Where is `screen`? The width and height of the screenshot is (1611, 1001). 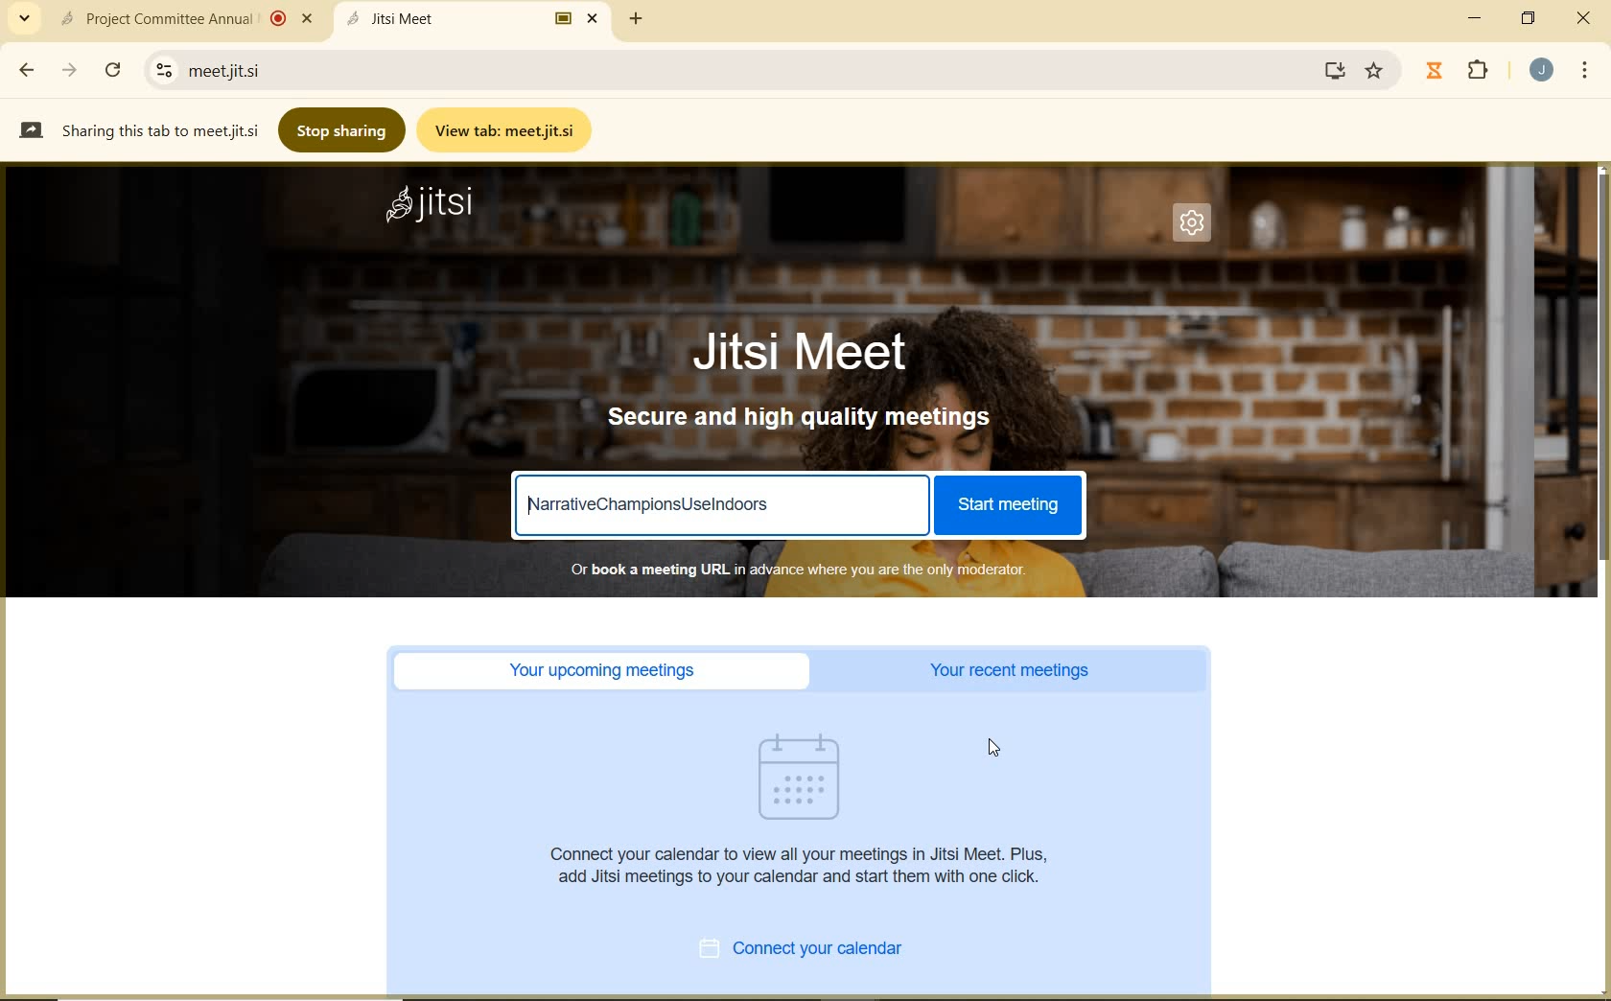
screen is located at coordinates (1331, 70).